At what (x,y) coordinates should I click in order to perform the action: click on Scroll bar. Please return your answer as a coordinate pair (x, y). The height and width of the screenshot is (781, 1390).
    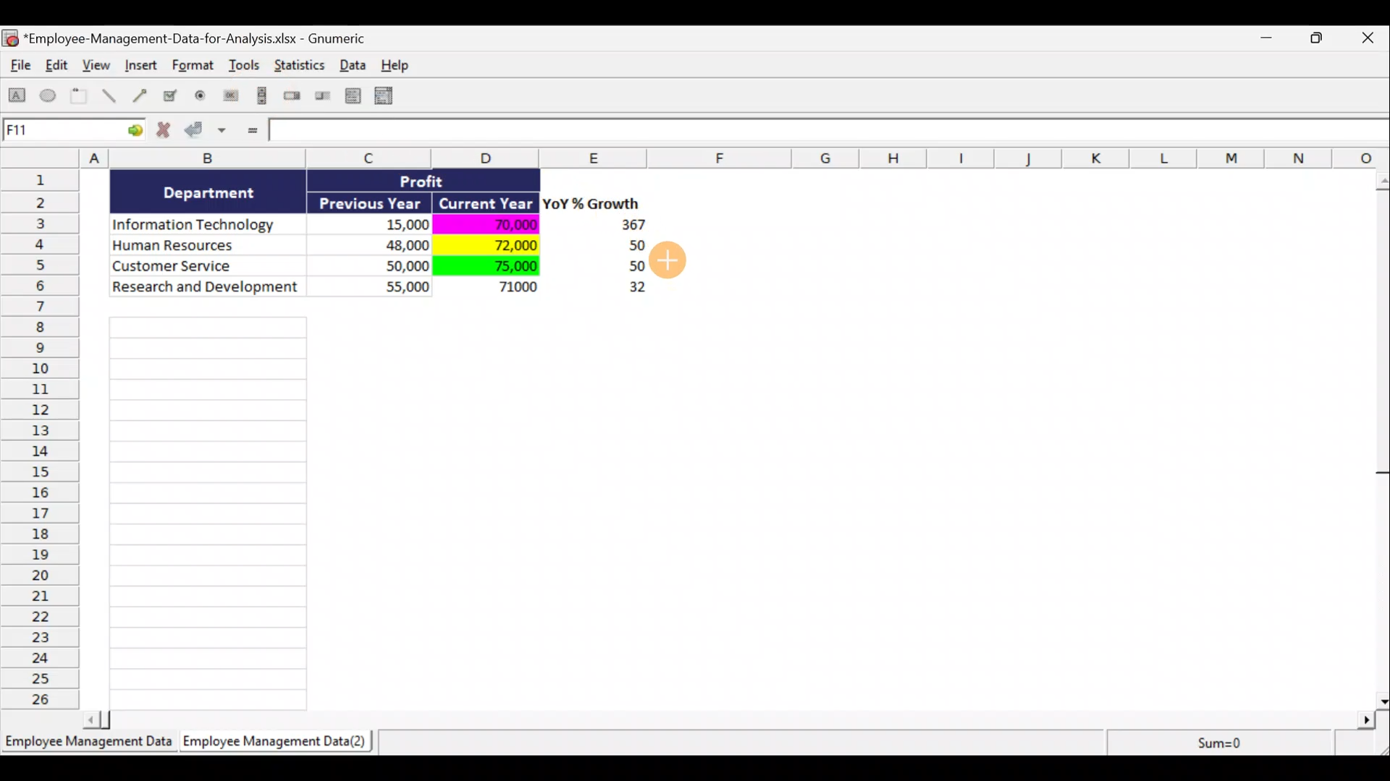
    Looking at the image, I should click on (734, 717).